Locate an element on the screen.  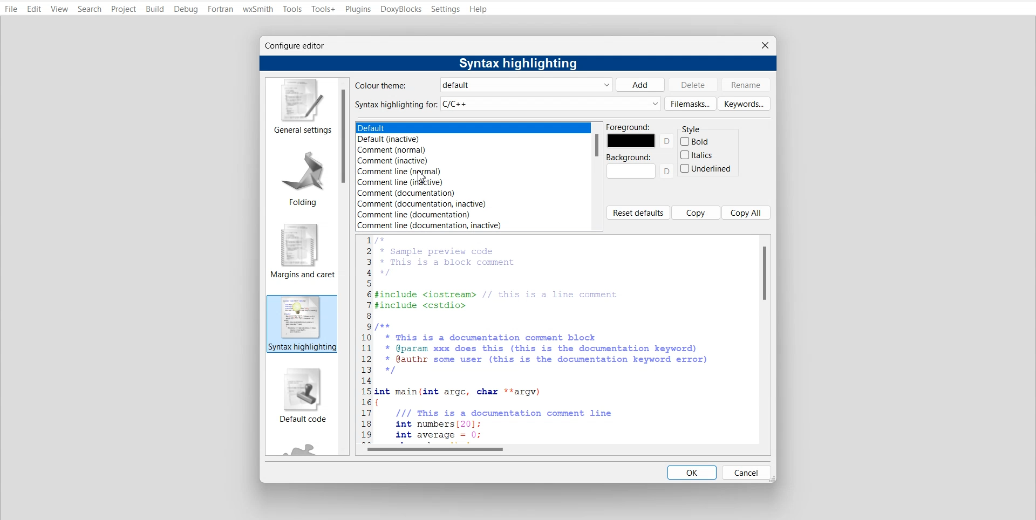
Comment line (inactive) is located at coordinates (425, 182).